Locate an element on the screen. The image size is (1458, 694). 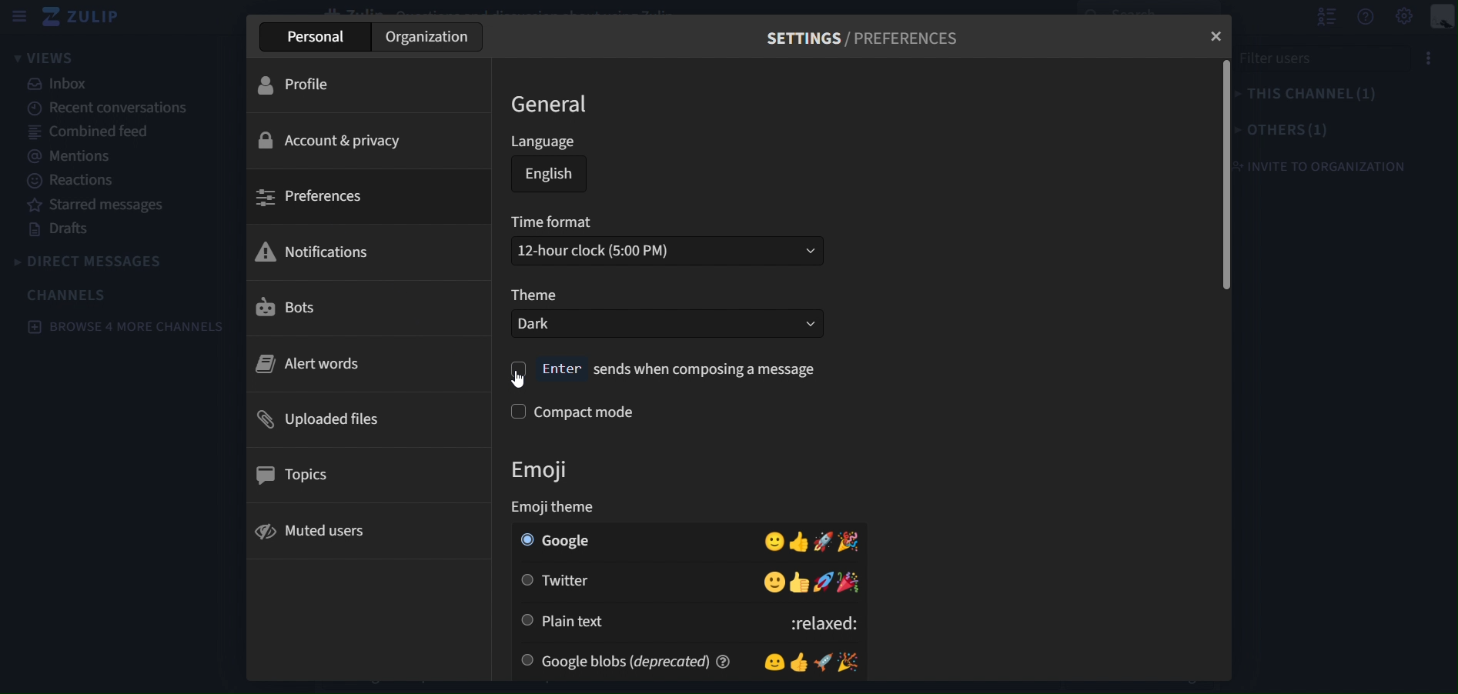
Zulip is located at coordinates (92, 18).